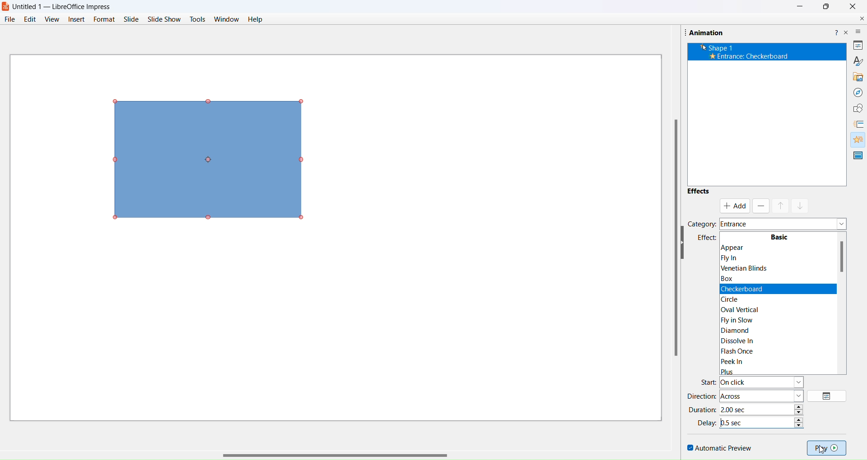 The width and height of the screenshot is (867, 460). I want to click on object, so click(214, 158).